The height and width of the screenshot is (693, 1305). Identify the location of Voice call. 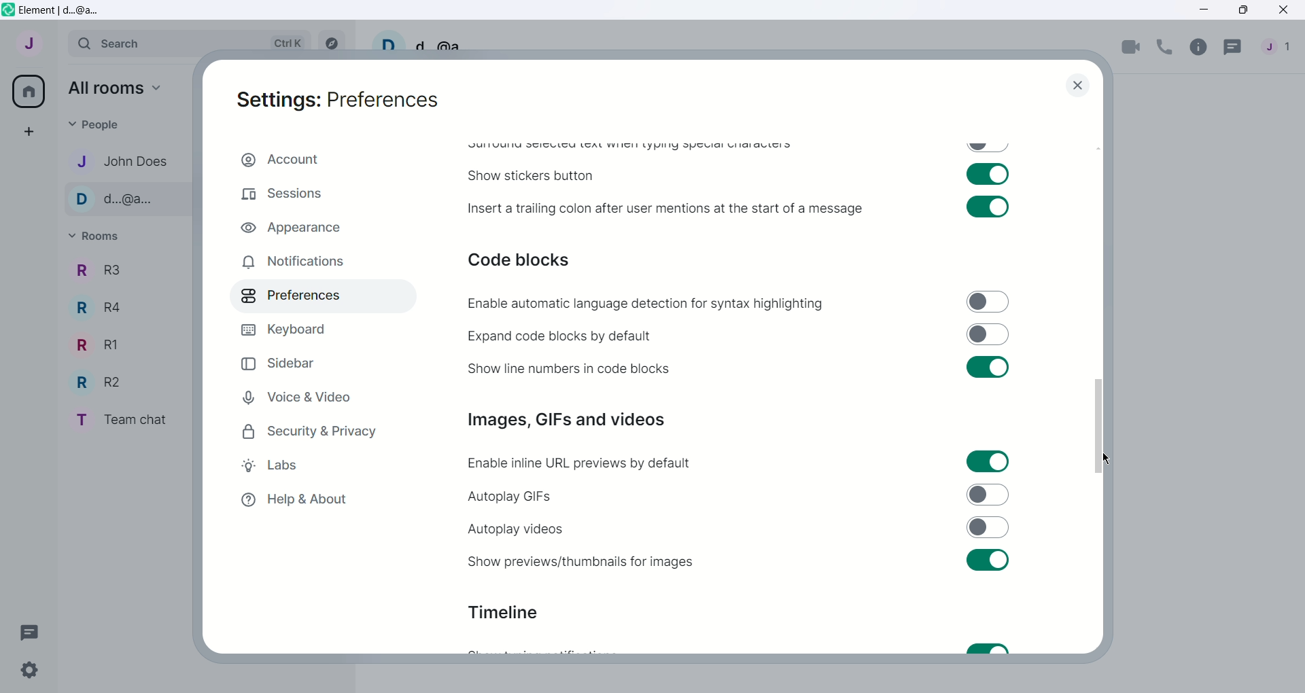
(1165, 48).